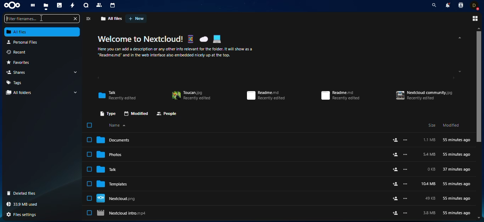 Image resolution: width=484 pixels, height=222 pixels. I want to click on files, so click(46, 6).